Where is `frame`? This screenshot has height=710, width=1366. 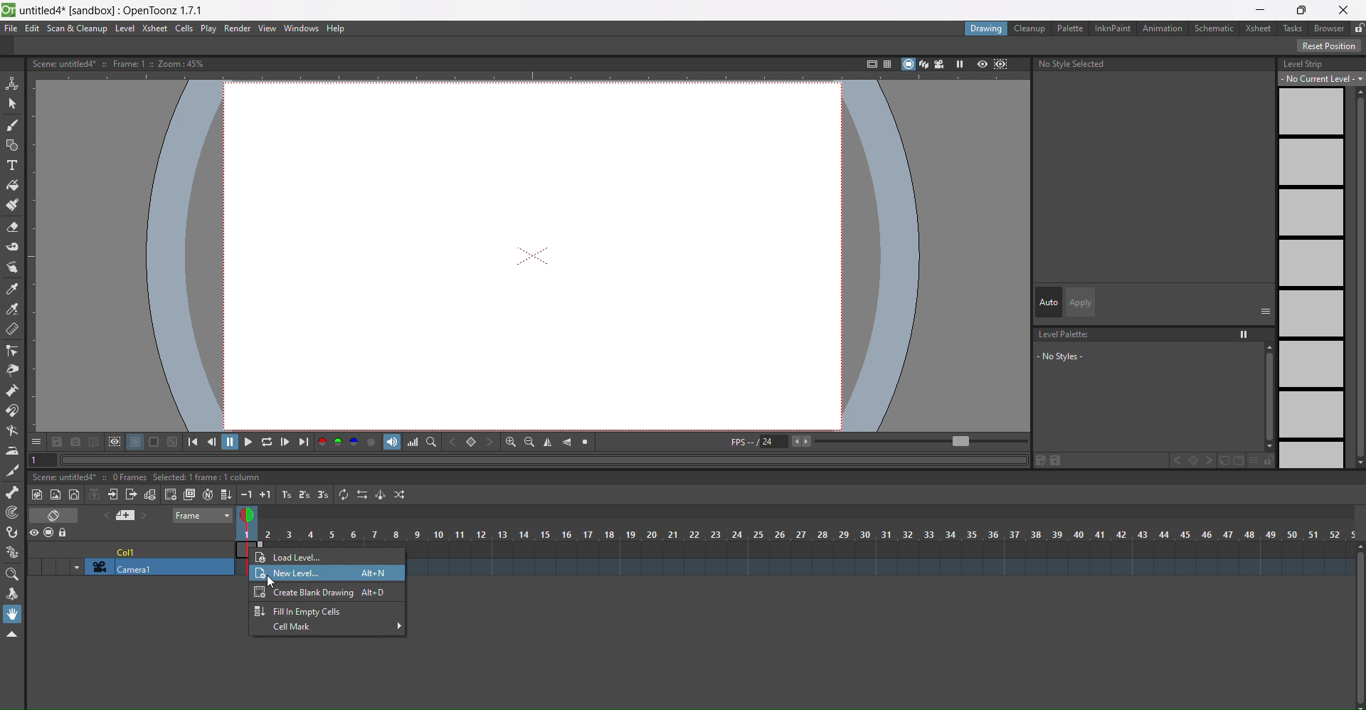
frame is located at coordinates (203, 516).